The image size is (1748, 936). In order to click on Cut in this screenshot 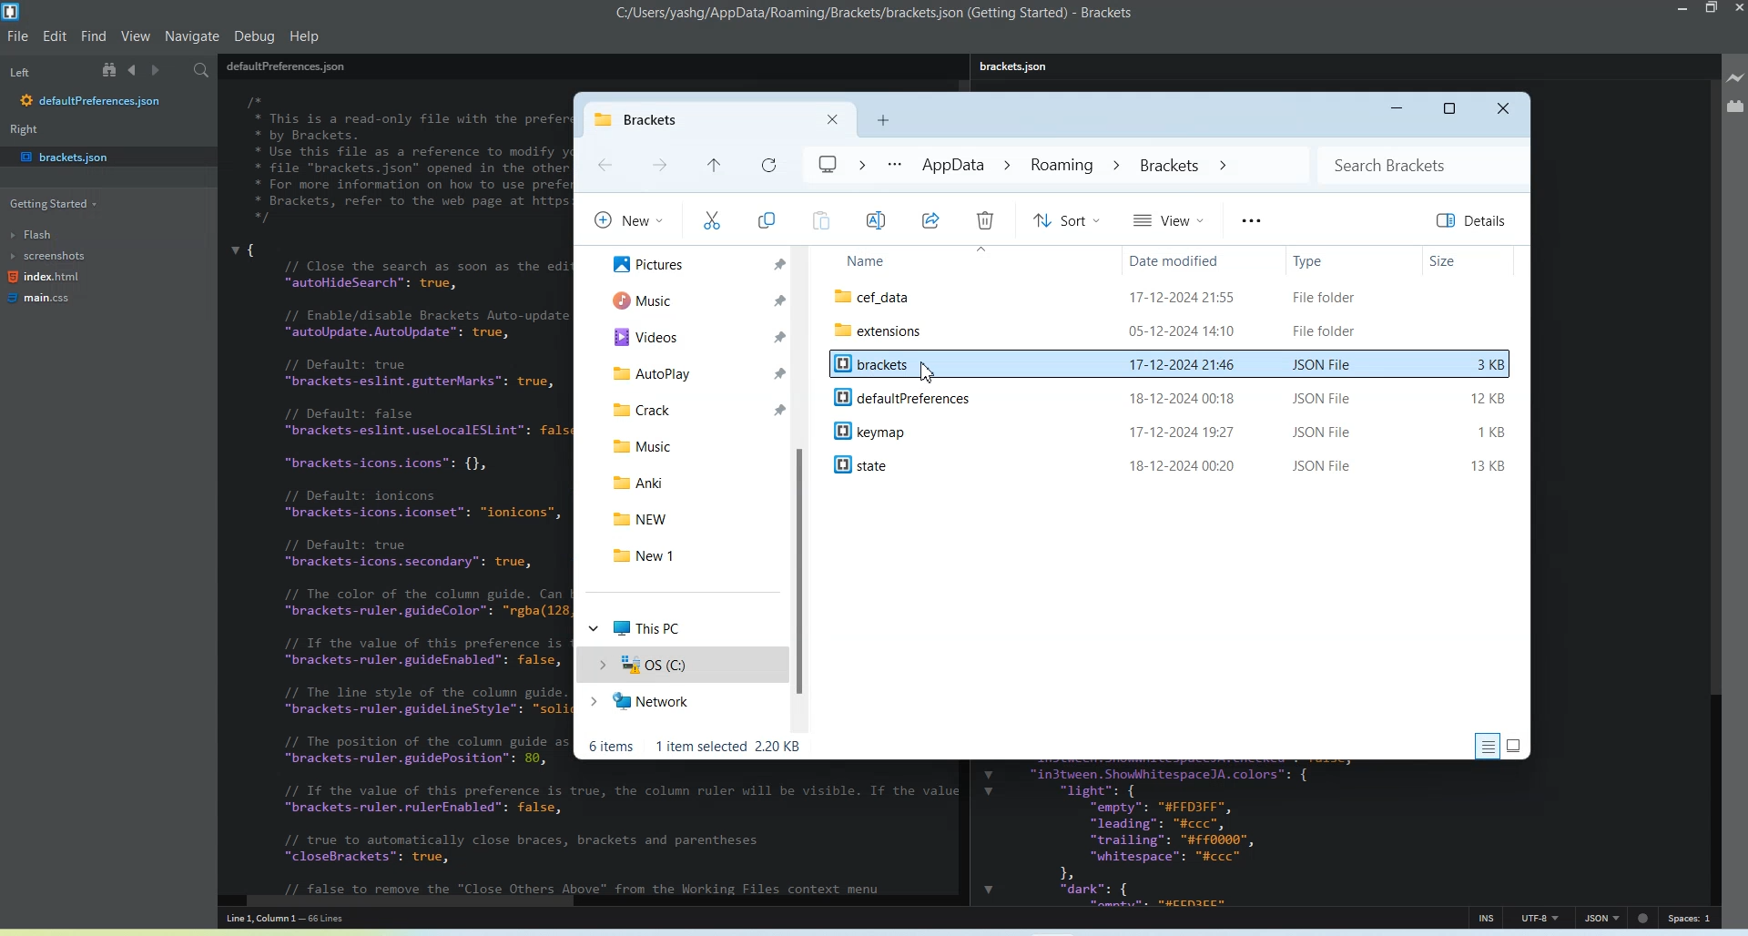, I will do `click(711, 220)`.